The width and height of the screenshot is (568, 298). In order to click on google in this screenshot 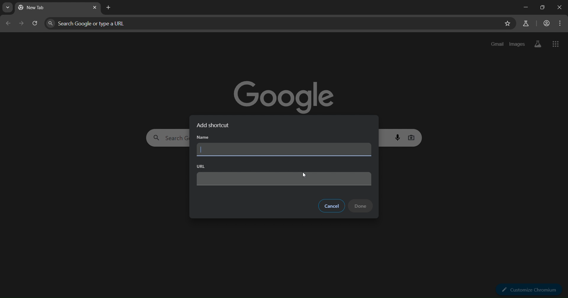, I will do `click(286, 94)`.